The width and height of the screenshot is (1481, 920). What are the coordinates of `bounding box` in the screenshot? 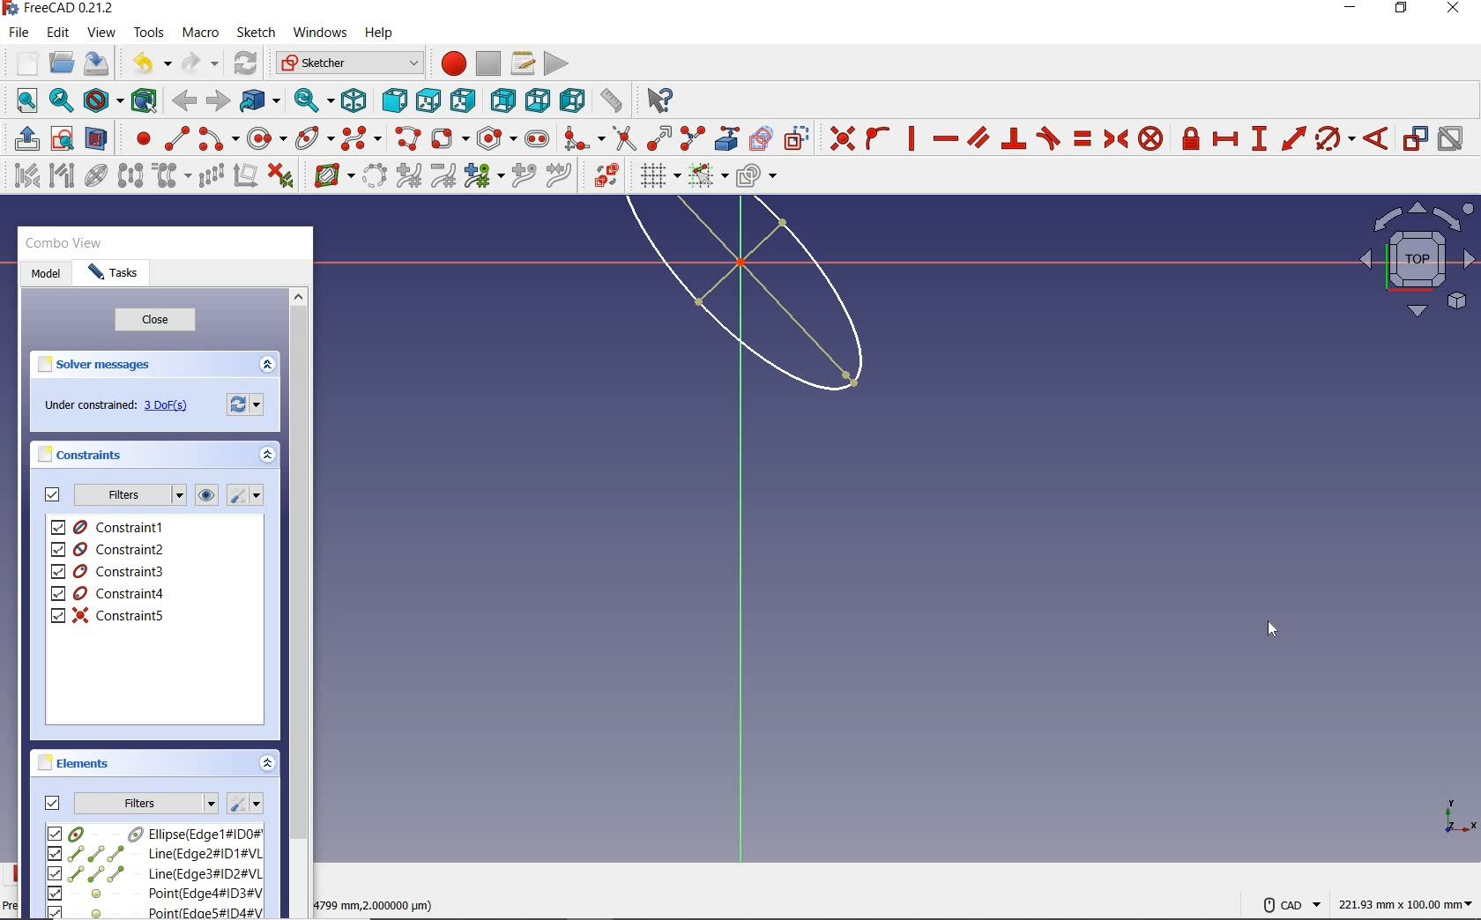 It's located at (145, 100).